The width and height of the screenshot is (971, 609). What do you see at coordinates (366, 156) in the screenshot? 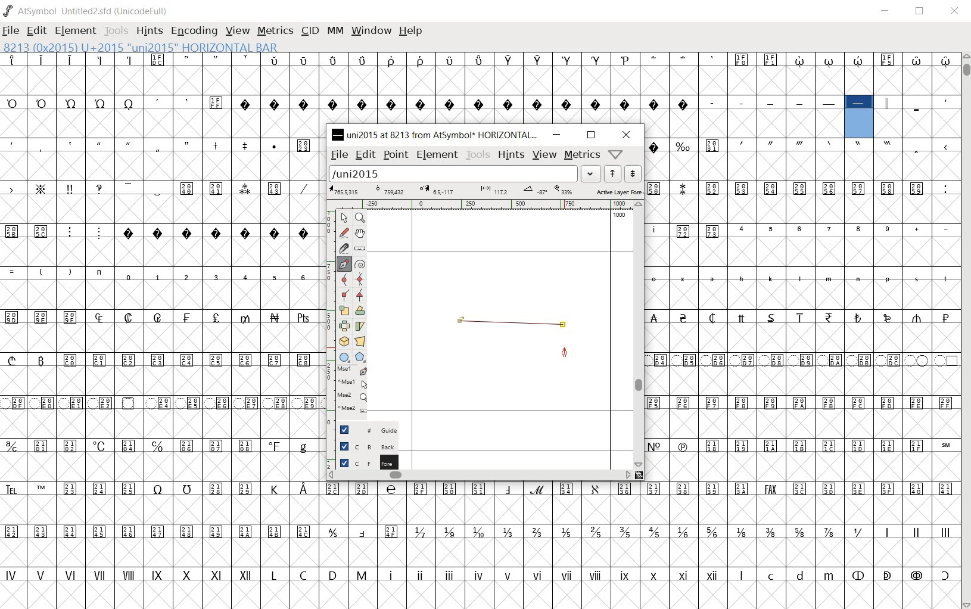
I see `edit` at bounding box center [366, 156].